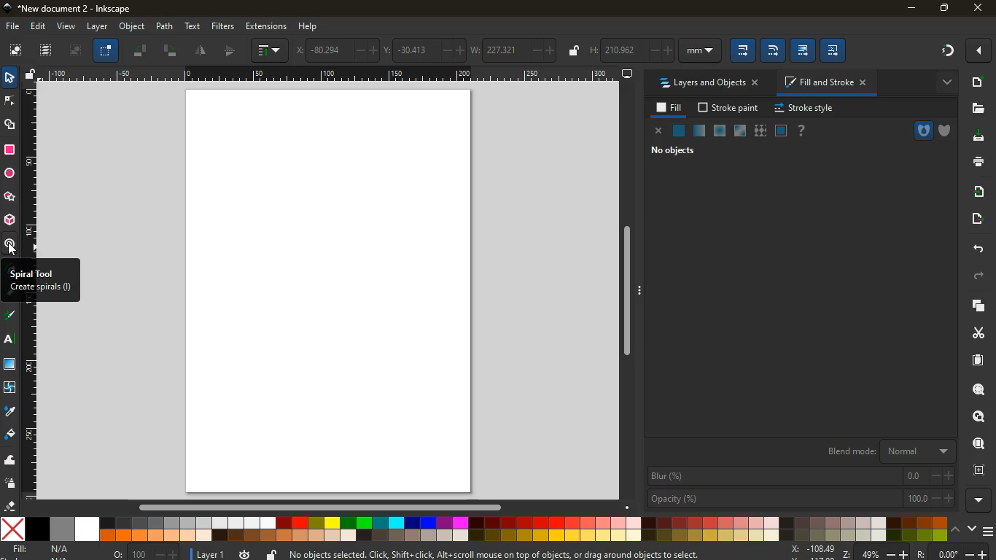 This screenshot has height=560, width=996. I want to click on gradient, so click(949, 51).